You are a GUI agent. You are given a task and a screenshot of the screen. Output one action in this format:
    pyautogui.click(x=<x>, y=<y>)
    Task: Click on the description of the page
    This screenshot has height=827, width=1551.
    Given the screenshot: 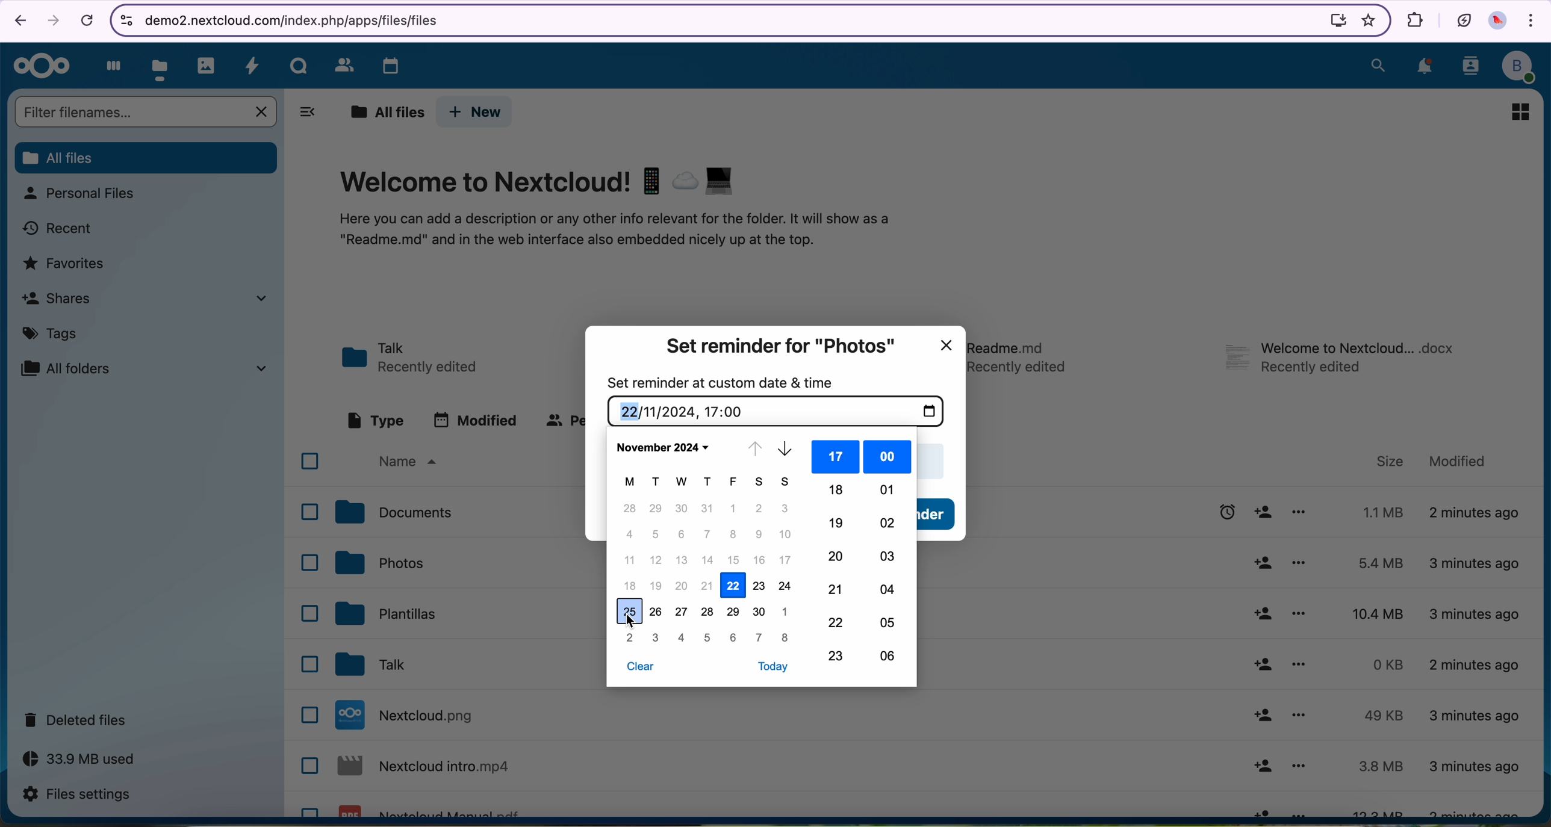 What is the action you would take?
    pyautogui.click(x=618, y=232)
    